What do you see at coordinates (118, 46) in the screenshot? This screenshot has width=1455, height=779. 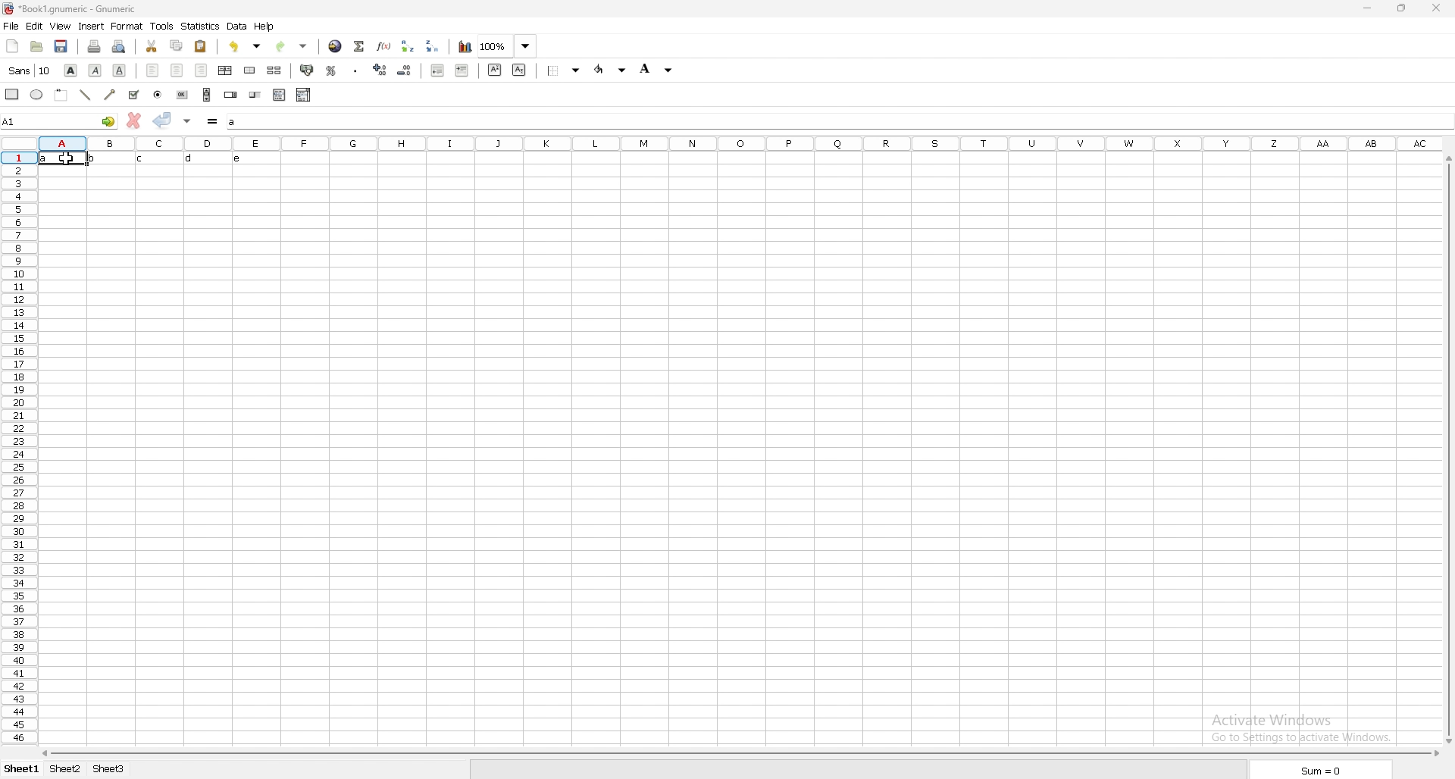 I see `print preview` at bounding box center [118, 46].